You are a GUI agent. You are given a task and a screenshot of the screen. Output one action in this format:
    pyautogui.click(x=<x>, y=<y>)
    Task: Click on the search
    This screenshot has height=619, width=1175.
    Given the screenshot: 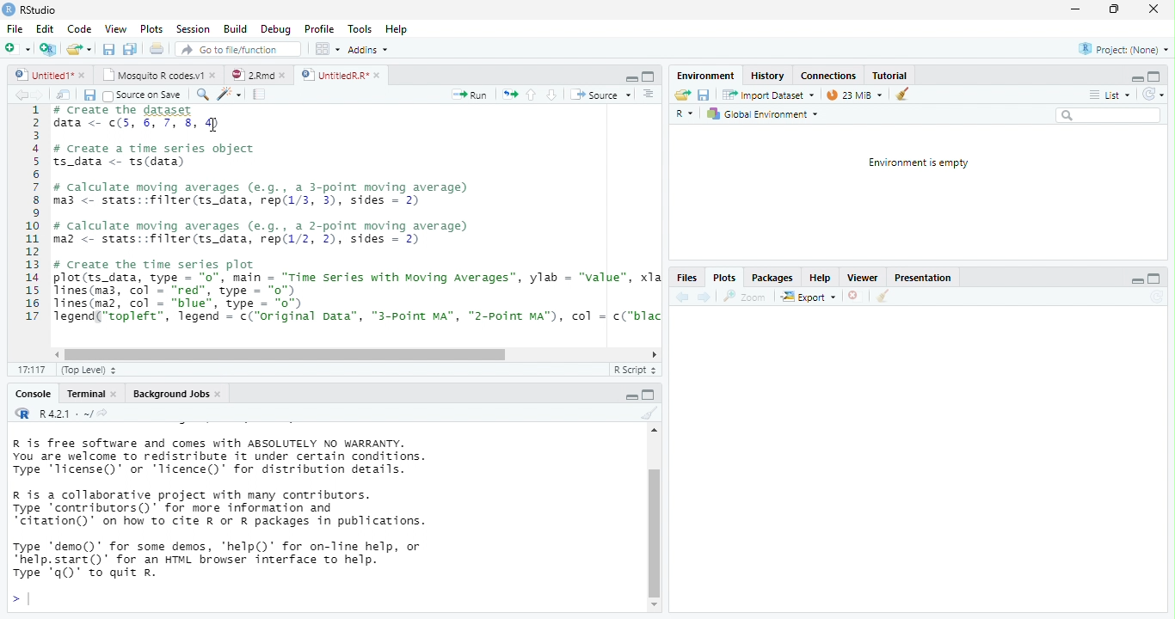 What is the action you would take?
    pyautogui.click(x=1108, y=115)
    